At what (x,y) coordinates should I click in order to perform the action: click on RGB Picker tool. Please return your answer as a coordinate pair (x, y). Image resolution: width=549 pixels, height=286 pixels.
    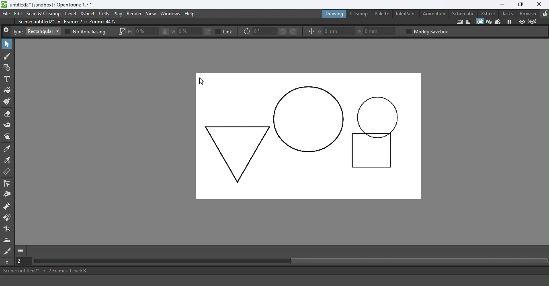
    Looking at the image, I should click on (8, 161).